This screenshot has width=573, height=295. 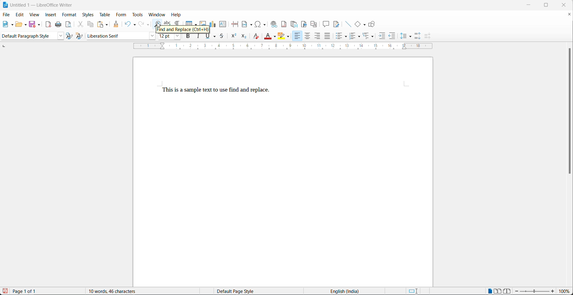 I want to click on Default page style, so click(x=240, y=291).